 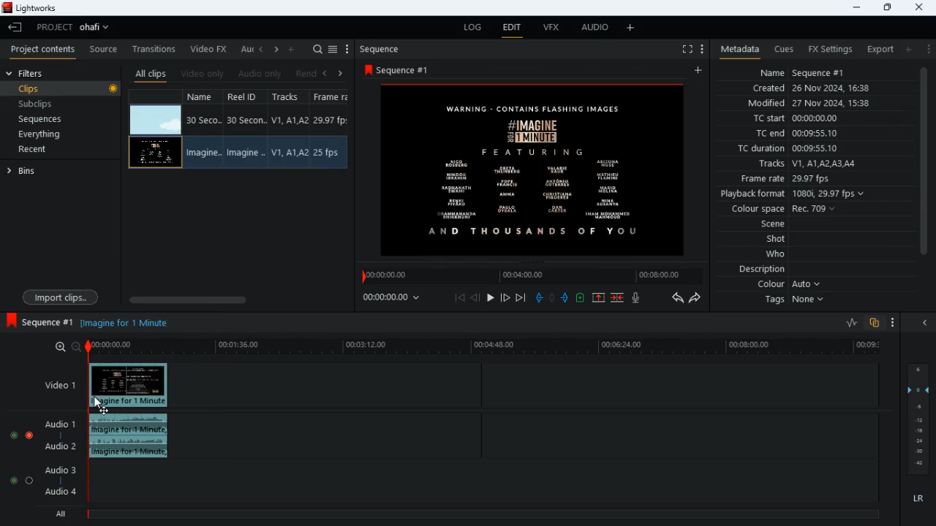 What do you see at coordinates (21, 481) in the screenshot?
I see `audio selection buttons` at bounding box center [21, 481].